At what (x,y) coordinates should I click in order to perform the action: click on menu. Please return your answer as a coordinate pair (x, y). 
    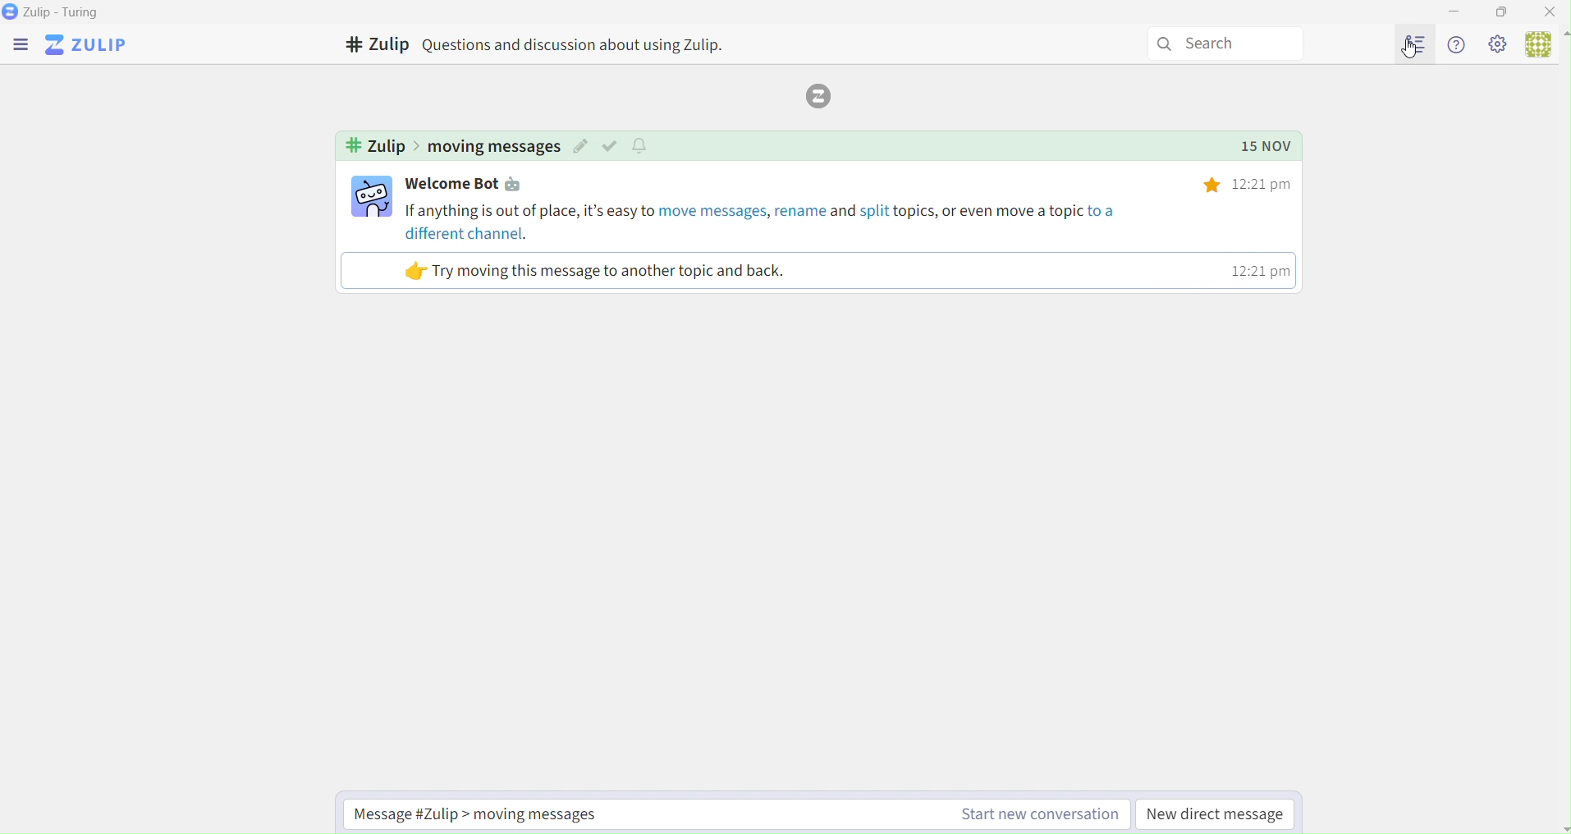
    Looking at the image, I should click on (20, 47).